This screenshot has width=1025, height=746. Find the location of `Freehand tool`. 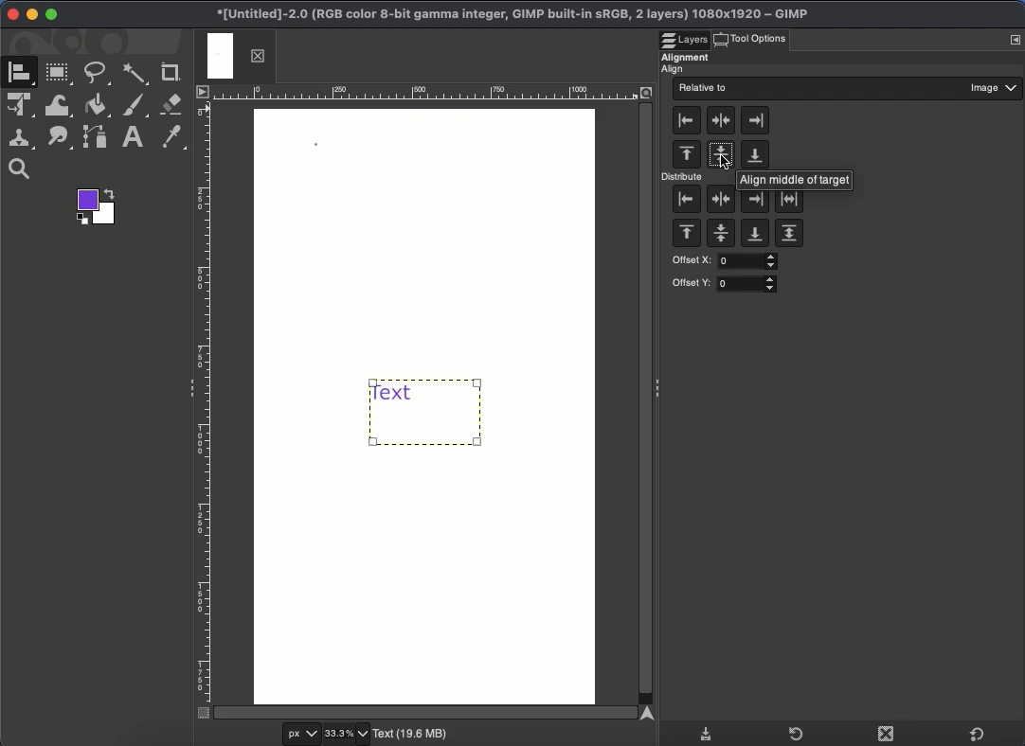

Freehand tool is located at coordinates (99, 75).